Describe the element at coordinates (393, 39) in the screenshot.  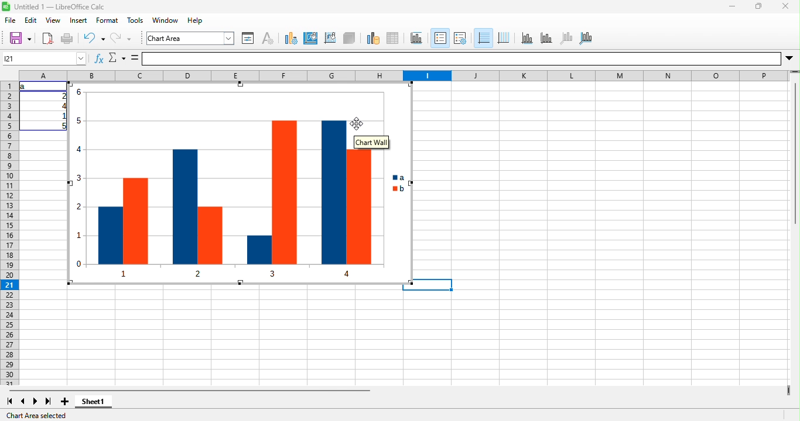
I see `data table` at that location.